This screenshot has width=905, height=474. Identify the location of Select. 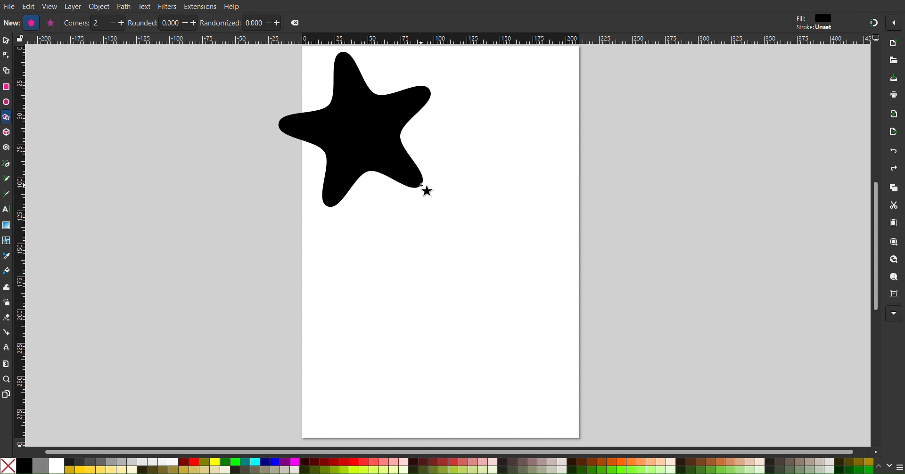
(6, 41).